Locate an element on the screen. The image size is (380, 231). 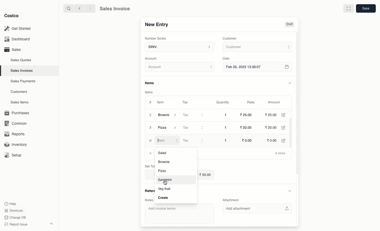
25.00 is located at coordinates (272, 115).